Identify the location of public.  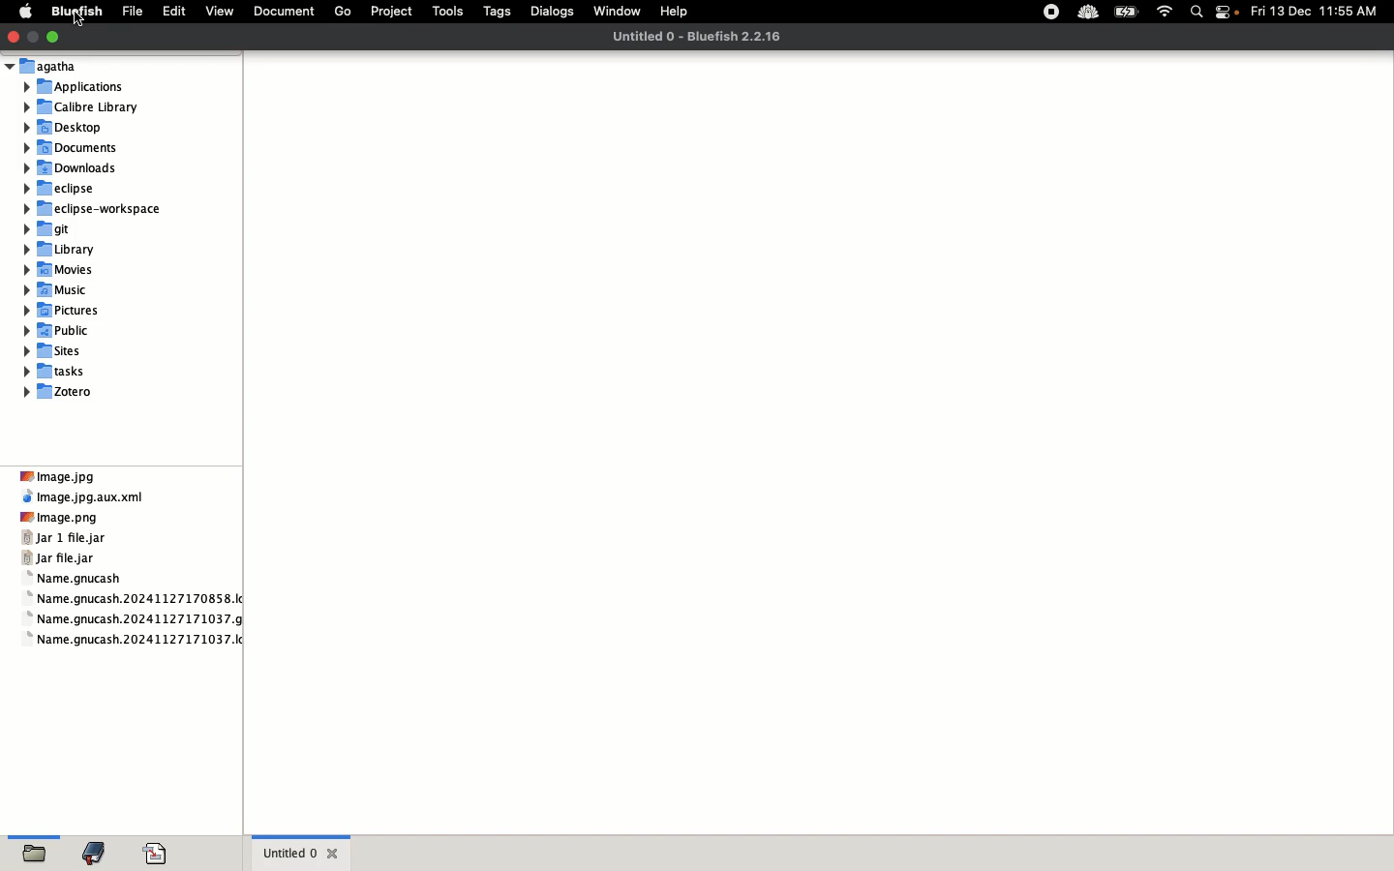
(61, 329).